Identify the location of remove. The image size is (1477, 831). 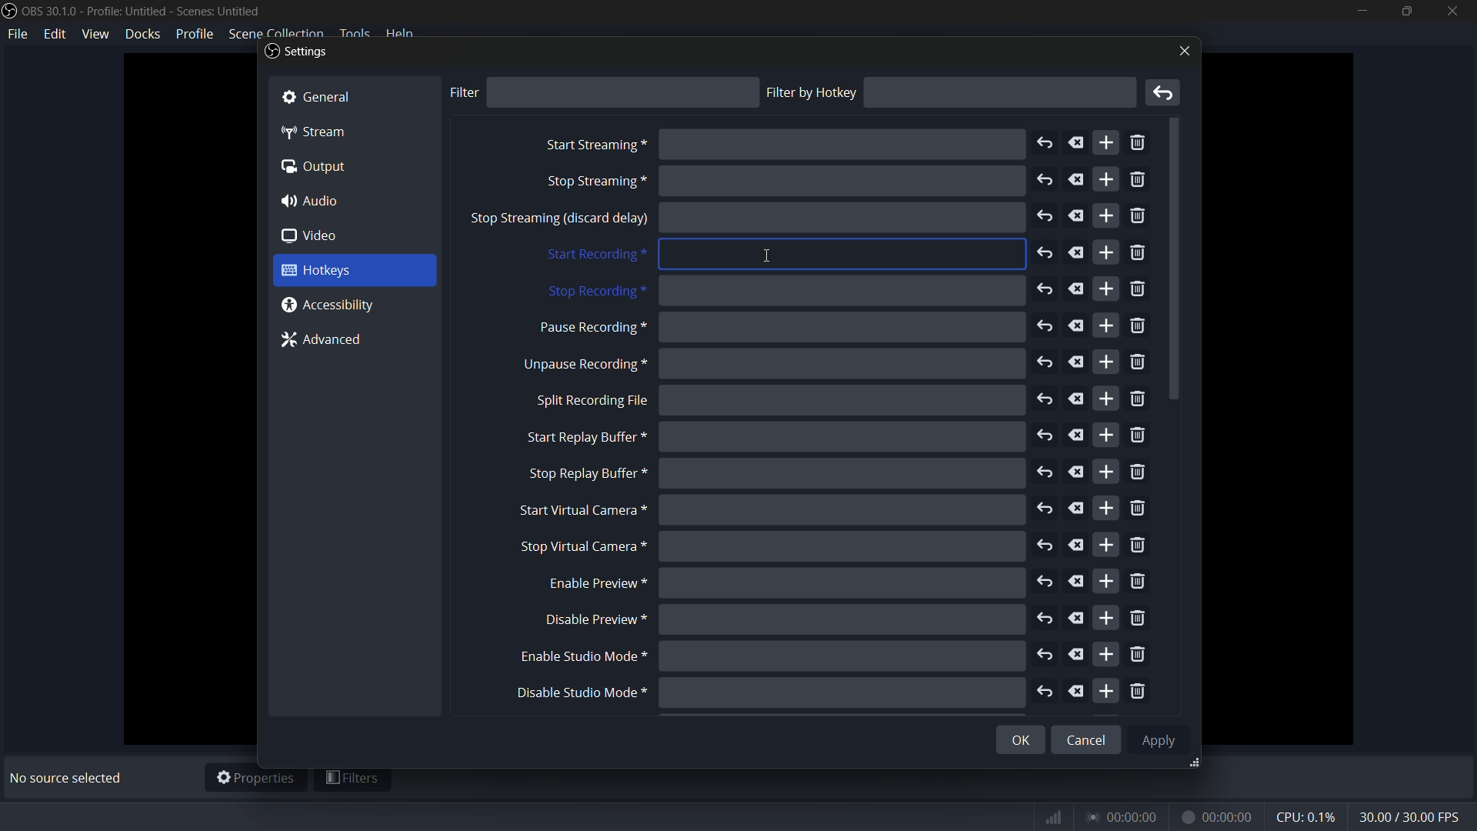
(1137, 328).